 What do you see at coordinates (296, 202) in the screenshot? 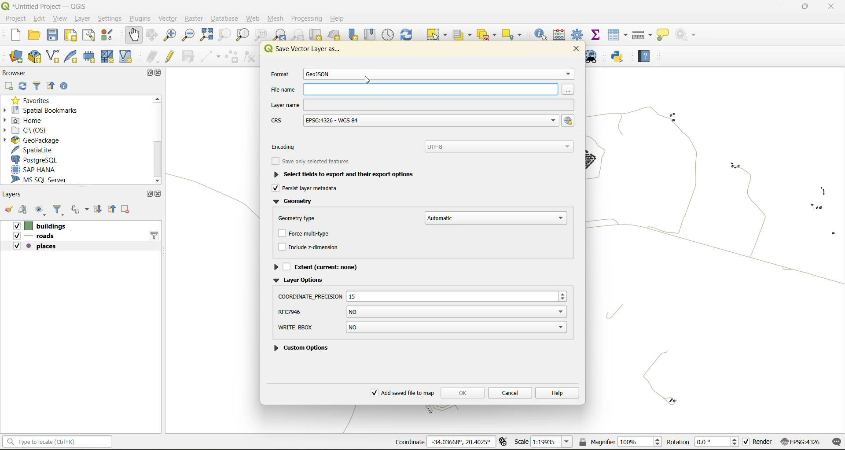
I see `geometry` at bounding box center [296, 202].